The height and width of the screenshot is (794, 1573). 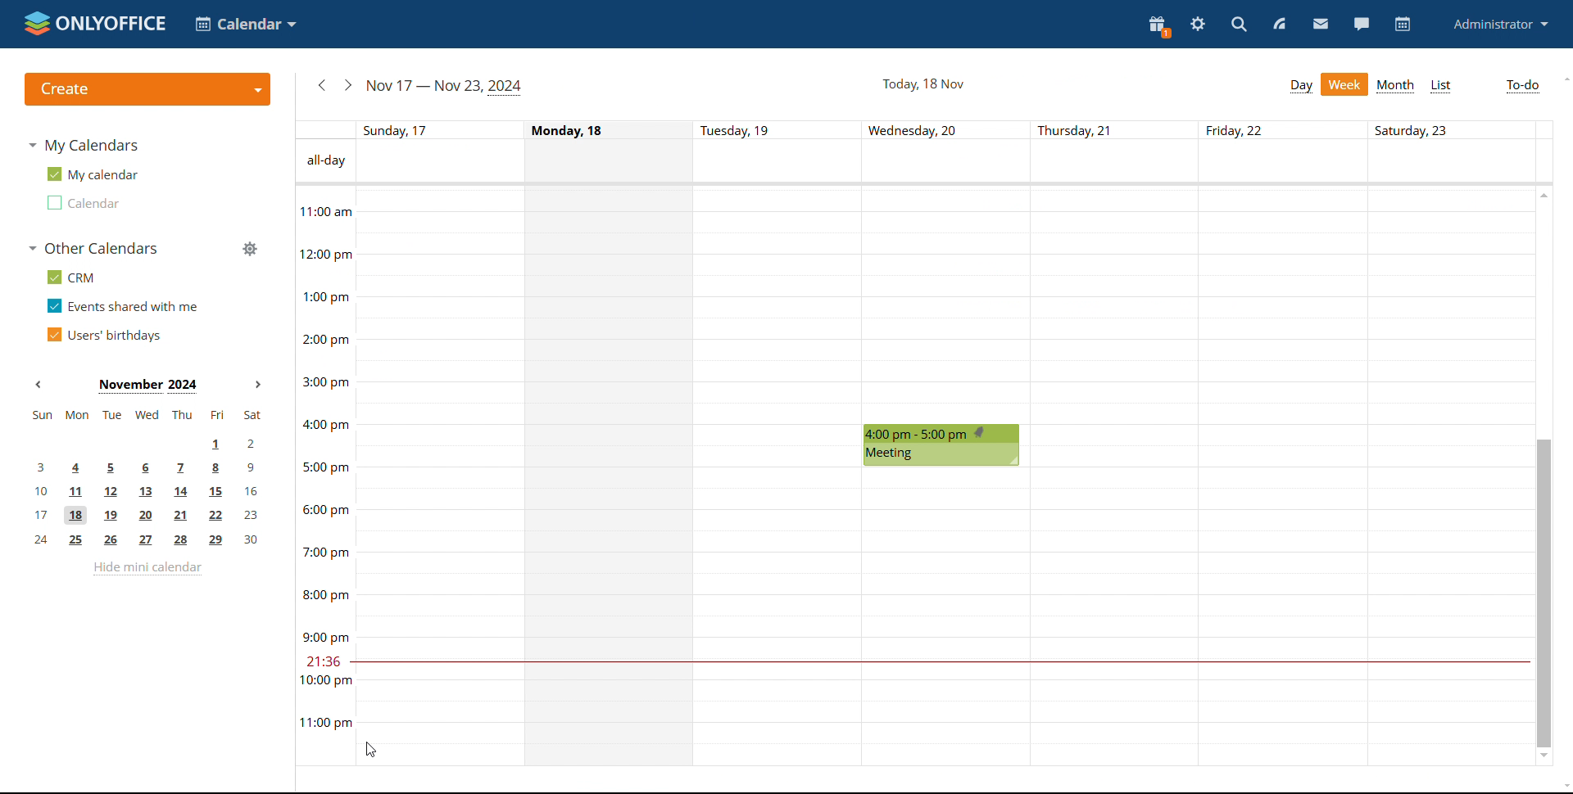 I want to click on week view, so click(x=1344, y=84).